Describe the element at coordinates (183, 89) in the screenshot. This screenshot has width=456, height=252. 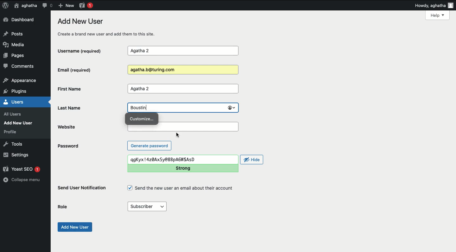
I see `Agatha 2` at that location.